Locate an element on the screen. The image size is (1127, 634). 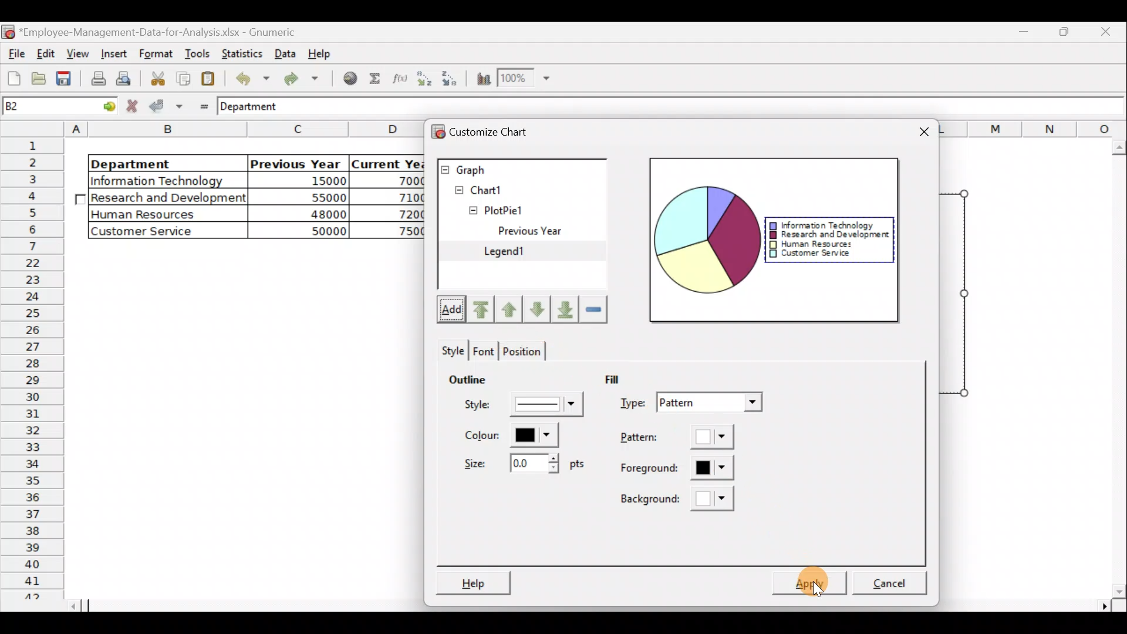
Insert is located at coordinates (113, 53).